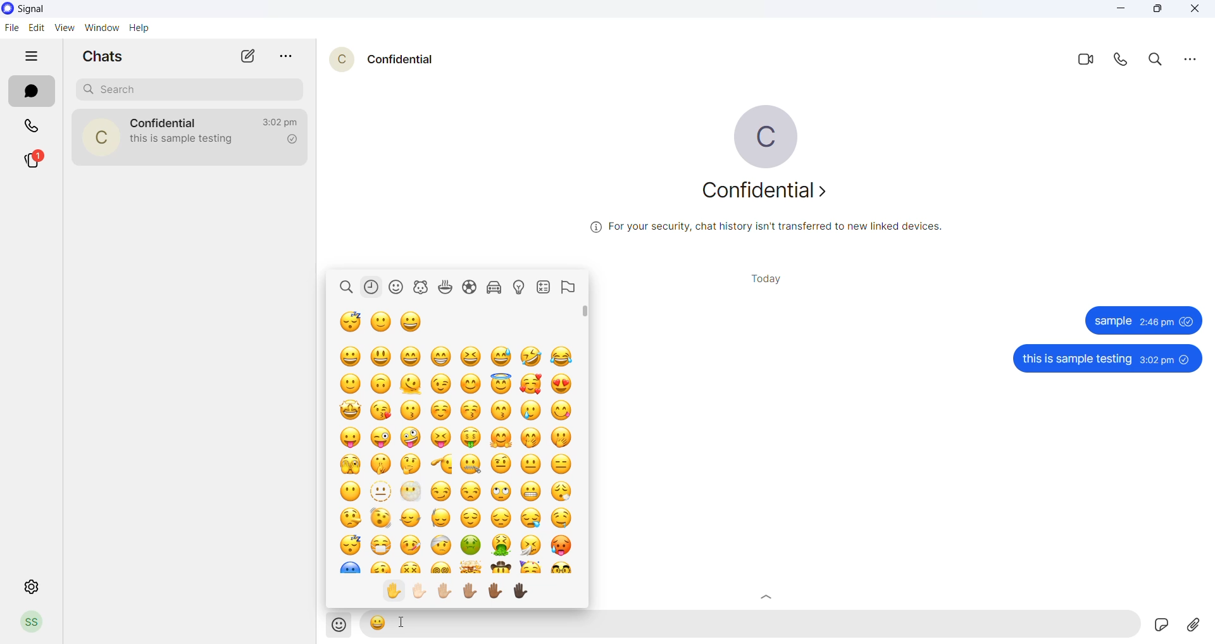 The height and width of the screenshot is (644, 1215). Describe the element at coordinates (544, 287) in the screenshot. I see `symbol emojis` at that location.